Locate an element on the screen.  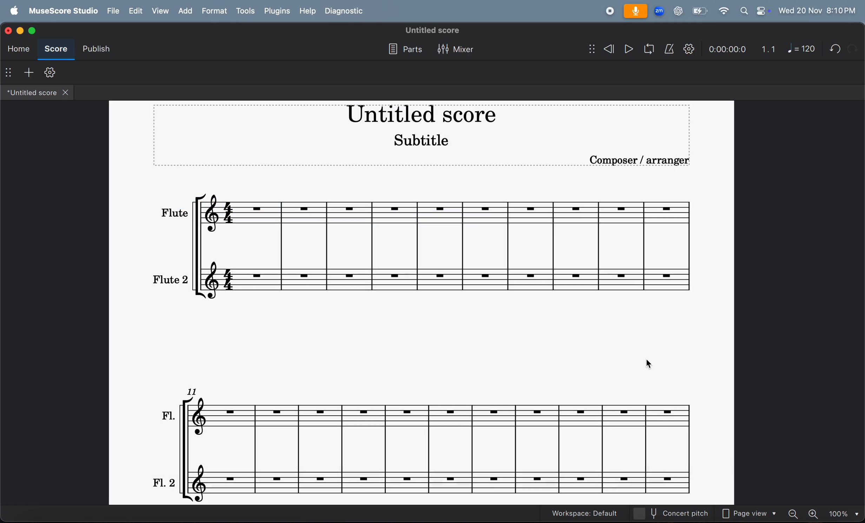
cursor is located at coordinates (653, 366).